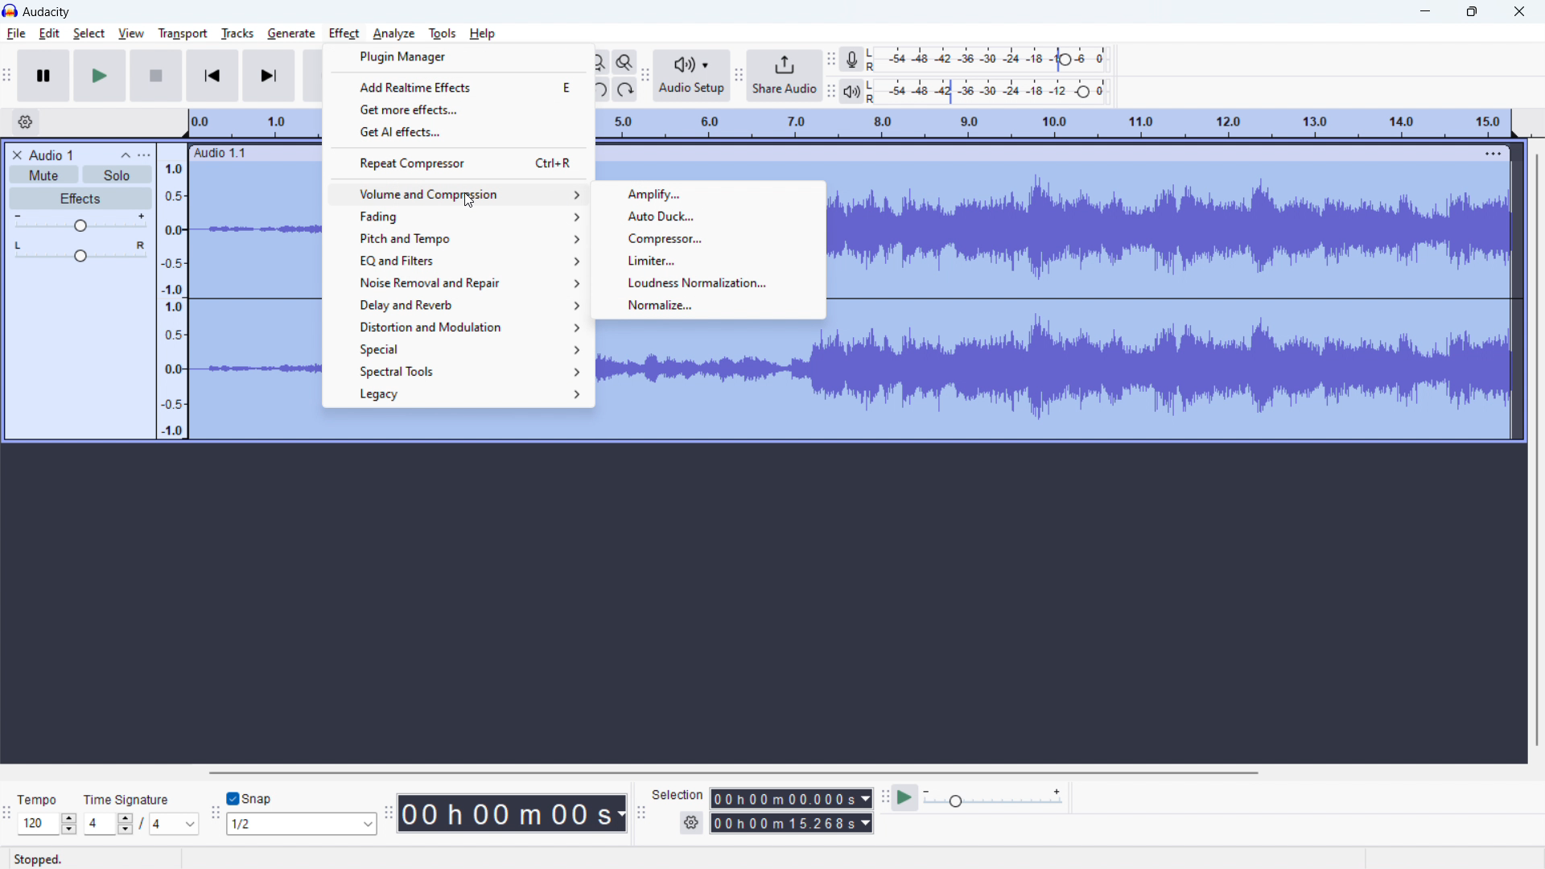  What do you see at coordinates (43, 76) in the screenshot?
I see `pause` at bounding box center [43, 76].